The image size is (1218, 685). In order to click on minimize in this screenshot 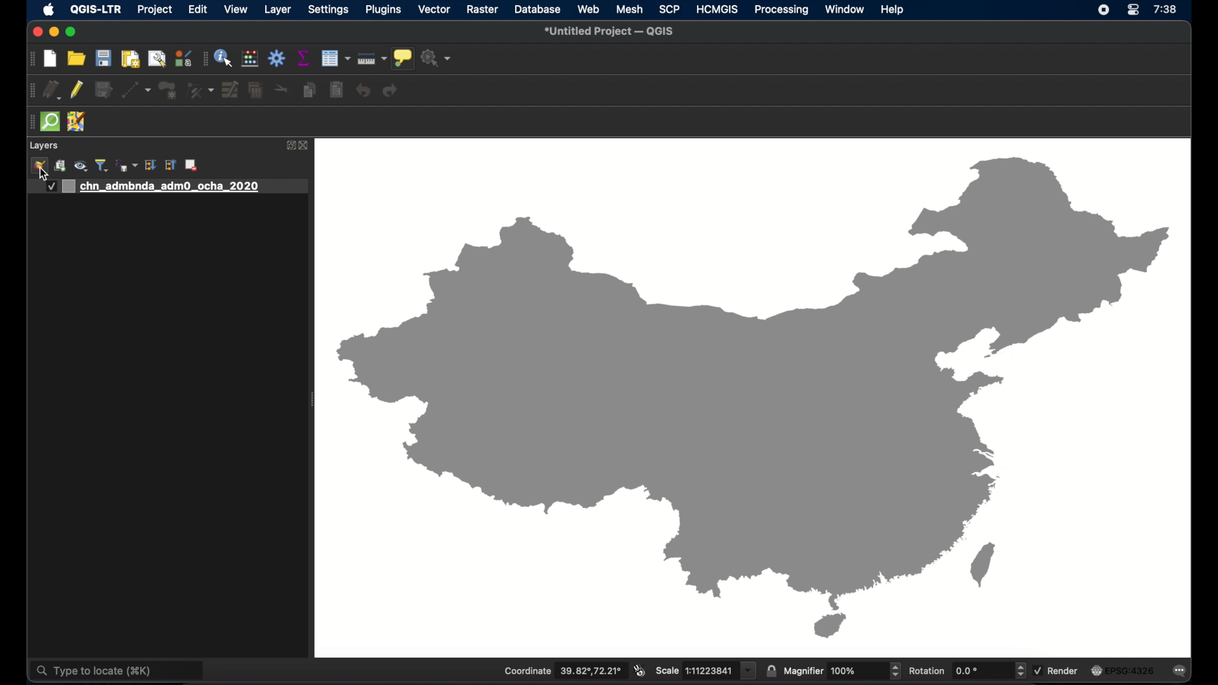, I will do `click(55, 32)`.